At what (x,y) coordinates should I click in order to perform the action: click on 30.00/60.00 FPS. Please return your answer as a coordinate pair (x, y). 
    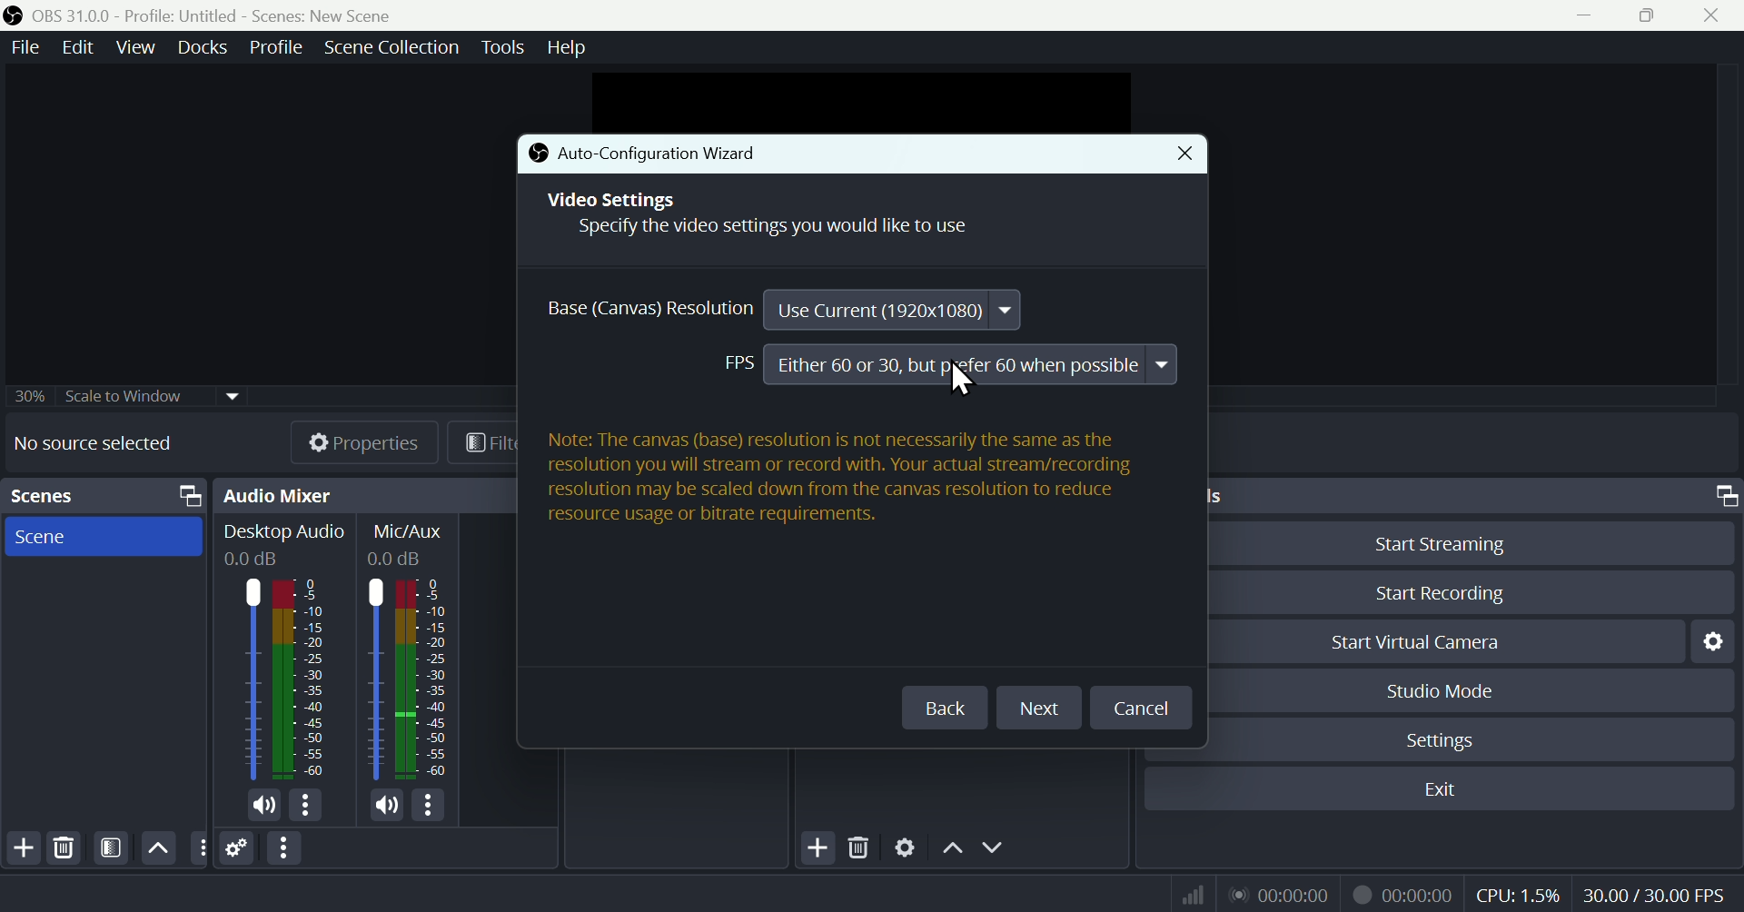
    Looking at the image, I should click on (1659, 890).